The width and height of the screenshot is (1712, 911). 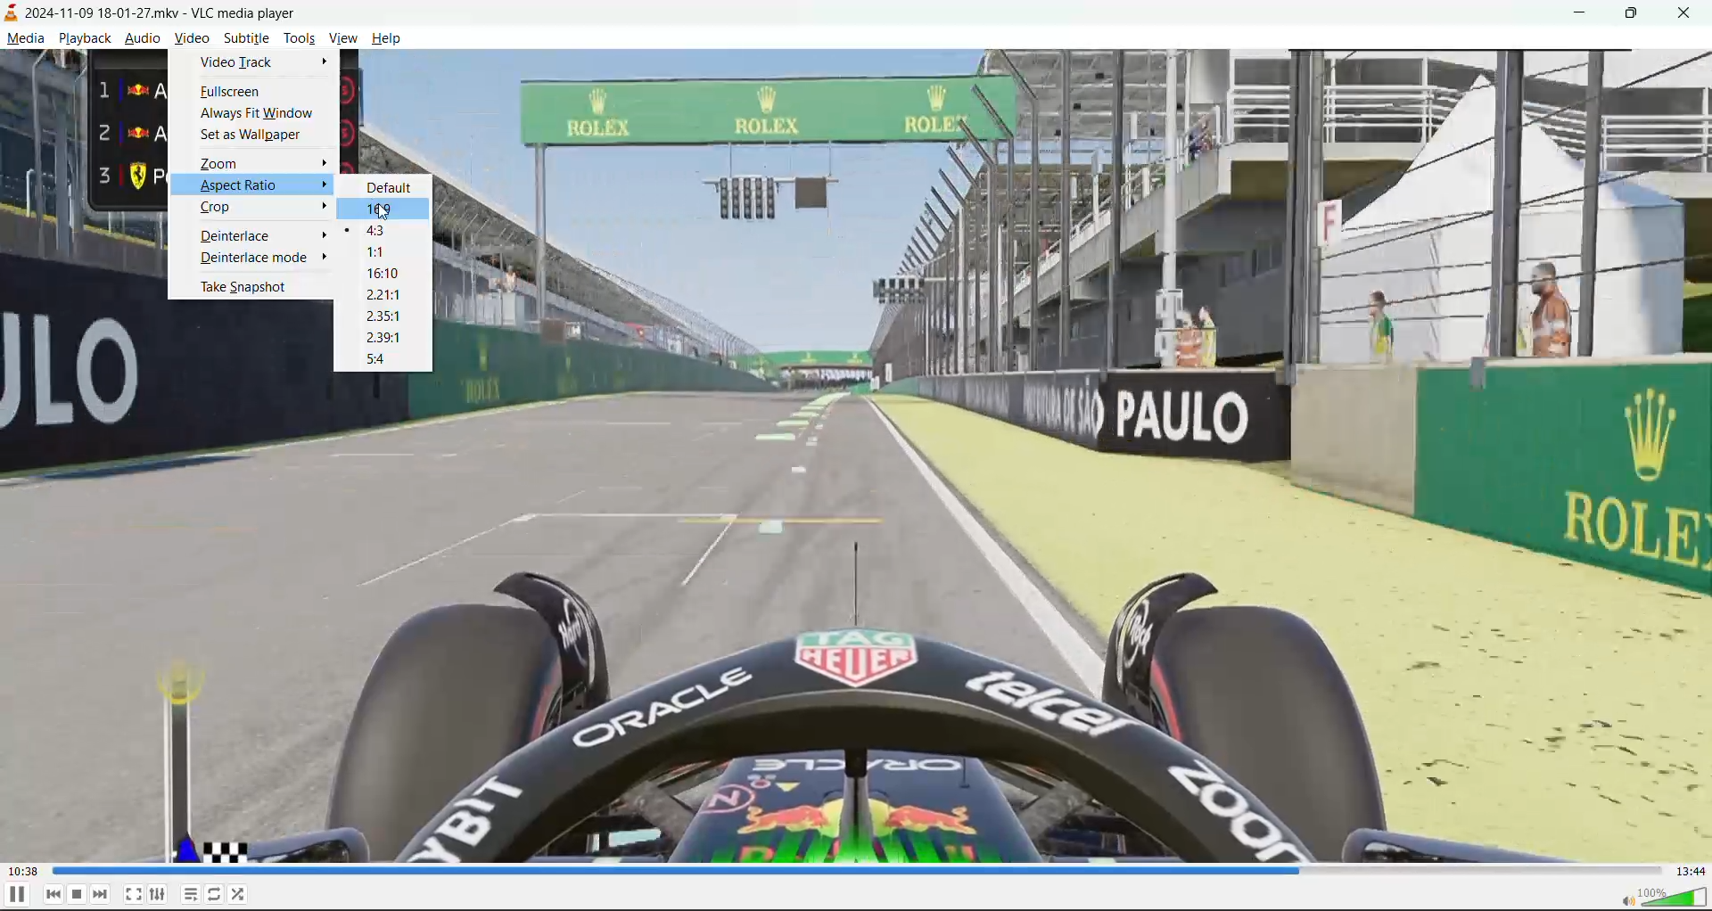 I want to click on audio, so click(x=145, y=40).